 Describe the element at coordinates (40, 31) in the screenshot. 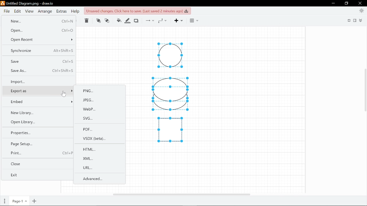

I see `Open` at that location.